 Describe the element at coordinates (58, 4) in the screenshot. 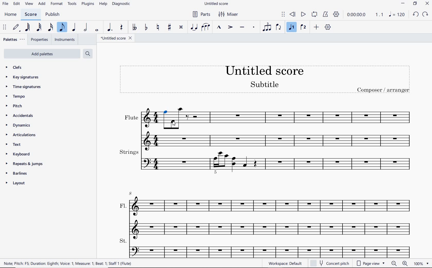

I see `FORMAT` at that location.